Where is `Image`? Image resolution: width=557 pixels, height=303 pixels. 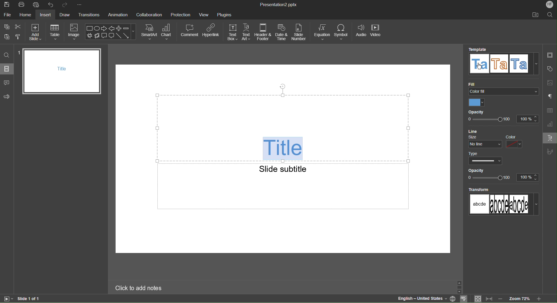 Image is located at coordinates (74, 32).